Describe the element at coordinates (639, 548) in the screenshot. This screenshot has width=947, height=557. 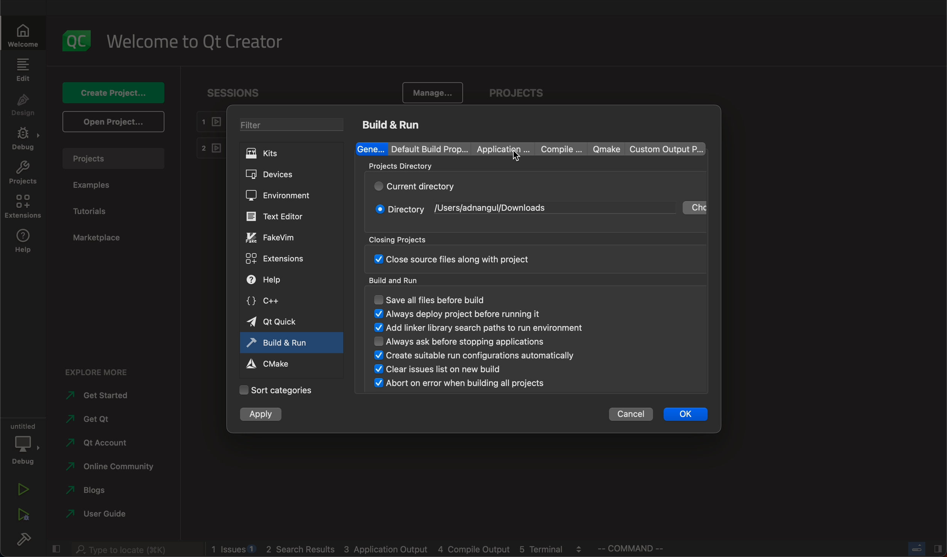
I see `command` at that location.